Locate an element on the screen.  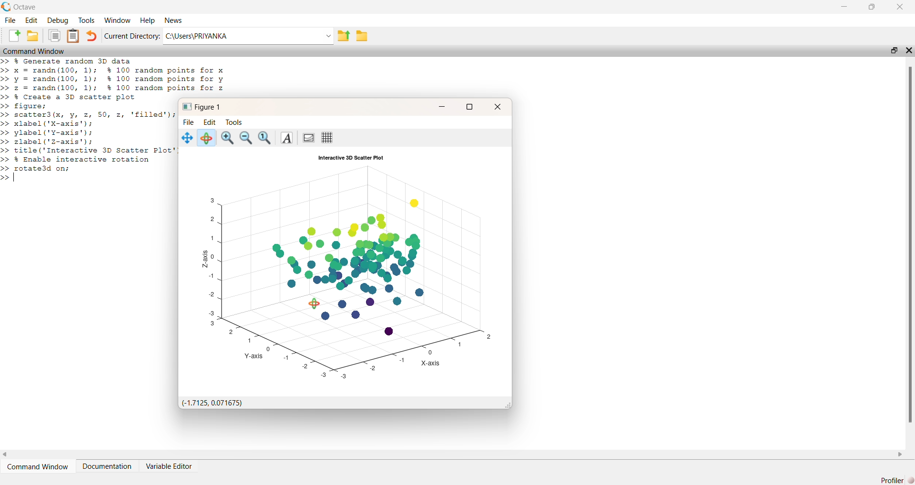
scroll bar is located at coordinates (909, 243).